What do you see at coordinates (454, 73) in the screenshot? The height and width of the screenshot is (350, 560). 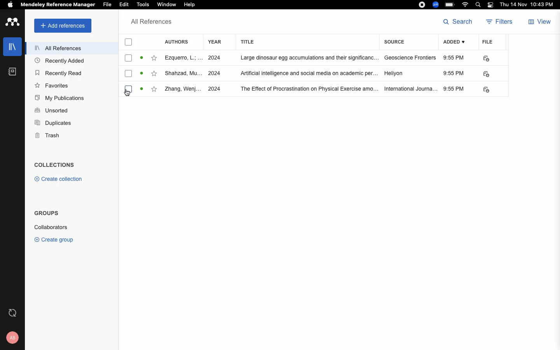 I see `9:55 PM` at bounding box center [454, 73].